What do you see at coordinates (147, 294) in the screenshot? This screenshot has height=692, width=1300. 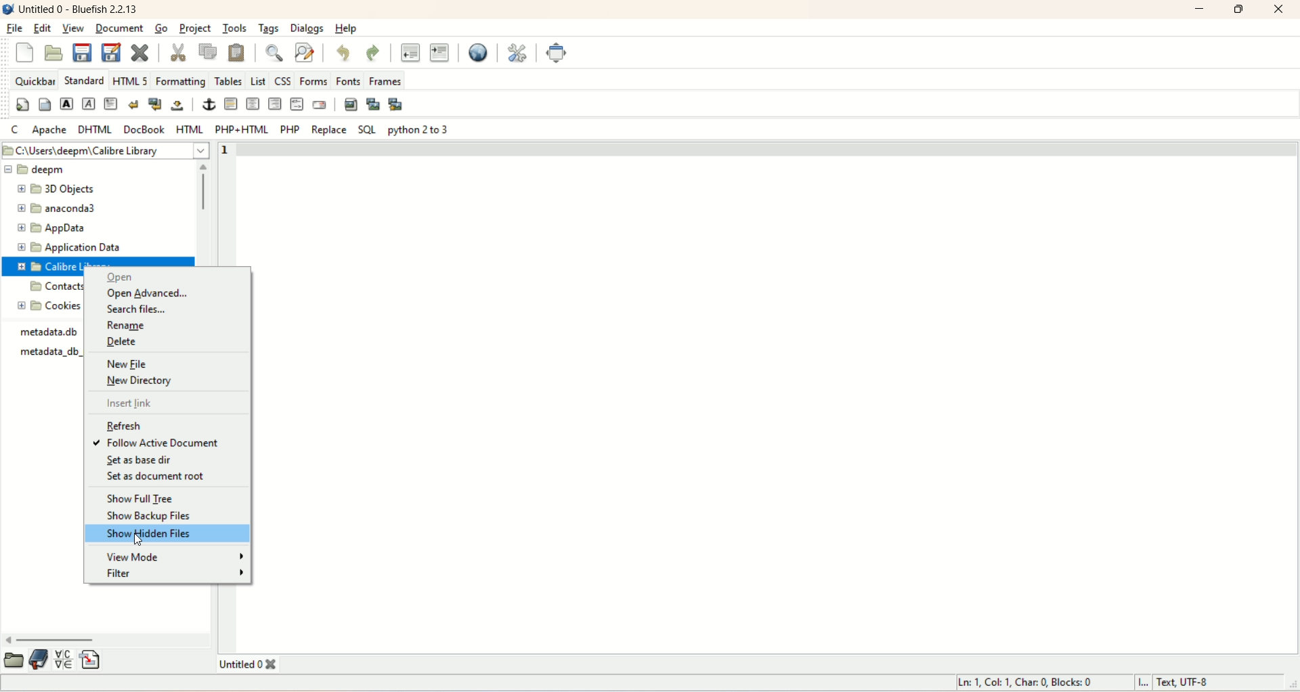 I see `open advanced` at bounding box center [147, 294].